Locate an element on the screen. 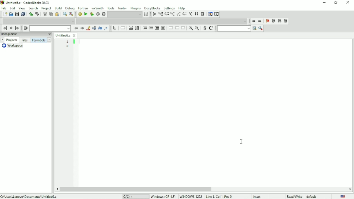 This screenshot has height=199, width=354. Save everything is located at coordinates (23, 14).